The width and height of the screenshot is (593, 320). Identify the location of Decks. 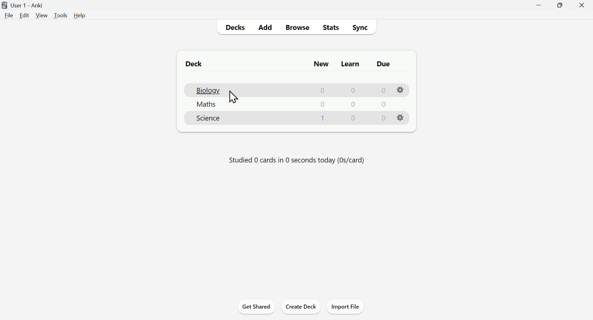
(237, 27).